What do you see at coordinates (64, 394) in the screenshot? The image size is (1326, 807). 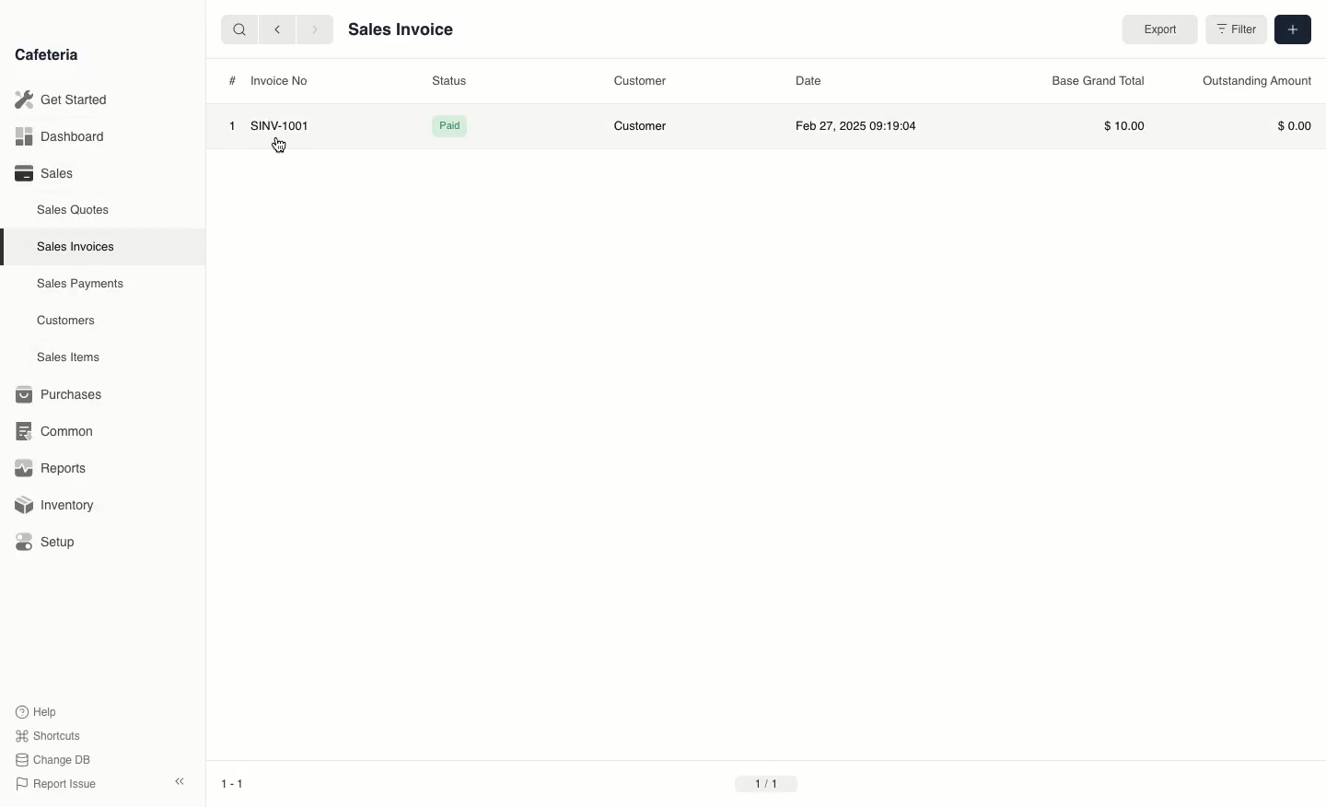 I see `Purchases` at bounding box center [64, 394].